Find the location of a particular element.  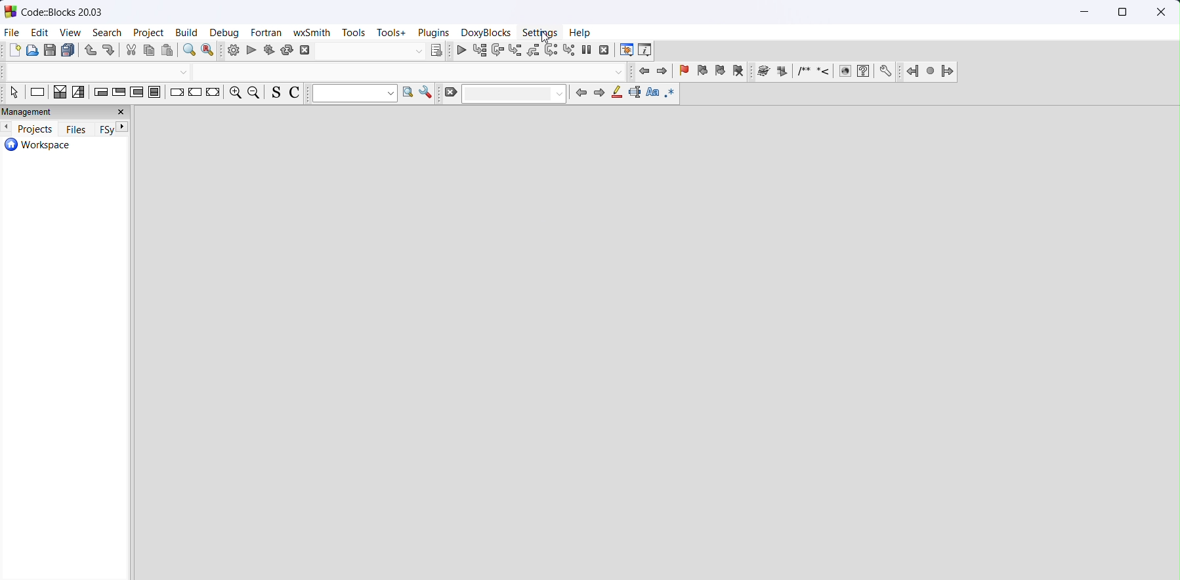

previous is located at coordinates (581, 94).